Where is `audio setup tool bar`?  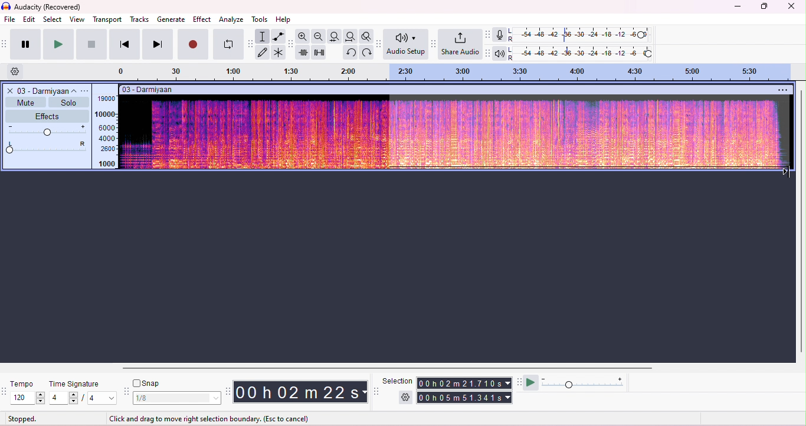 audio setup tool bar is located at coordinates (378, 44).